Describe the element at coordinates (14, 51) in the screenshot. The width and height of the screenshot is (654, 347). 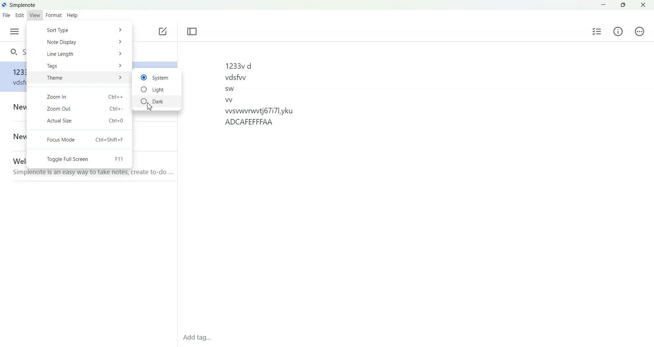
I see `Search notes and tags` at that location.